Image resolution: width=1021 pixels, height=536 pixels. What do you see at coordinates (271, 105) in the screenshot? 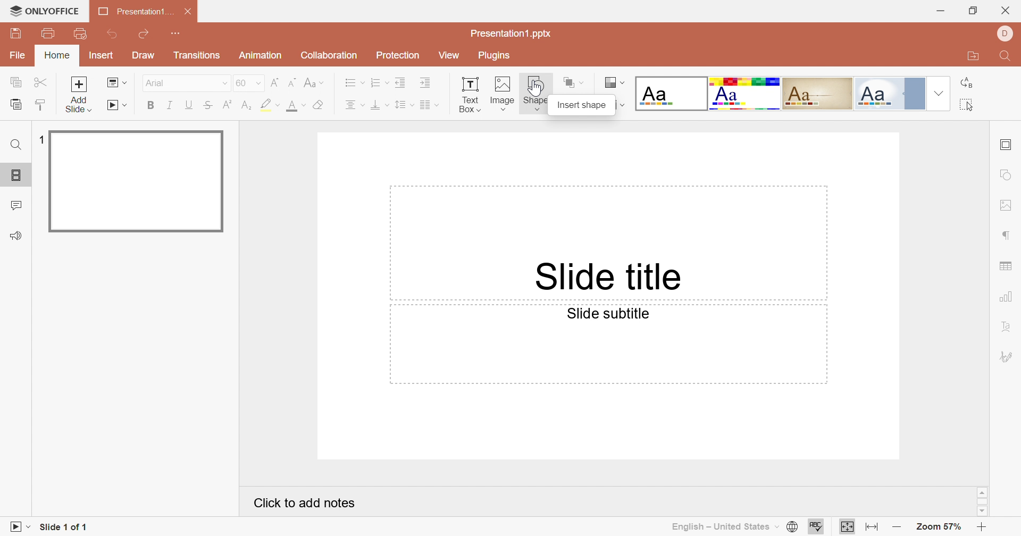
I see `Highlight color` at bounding box center [271, 105].